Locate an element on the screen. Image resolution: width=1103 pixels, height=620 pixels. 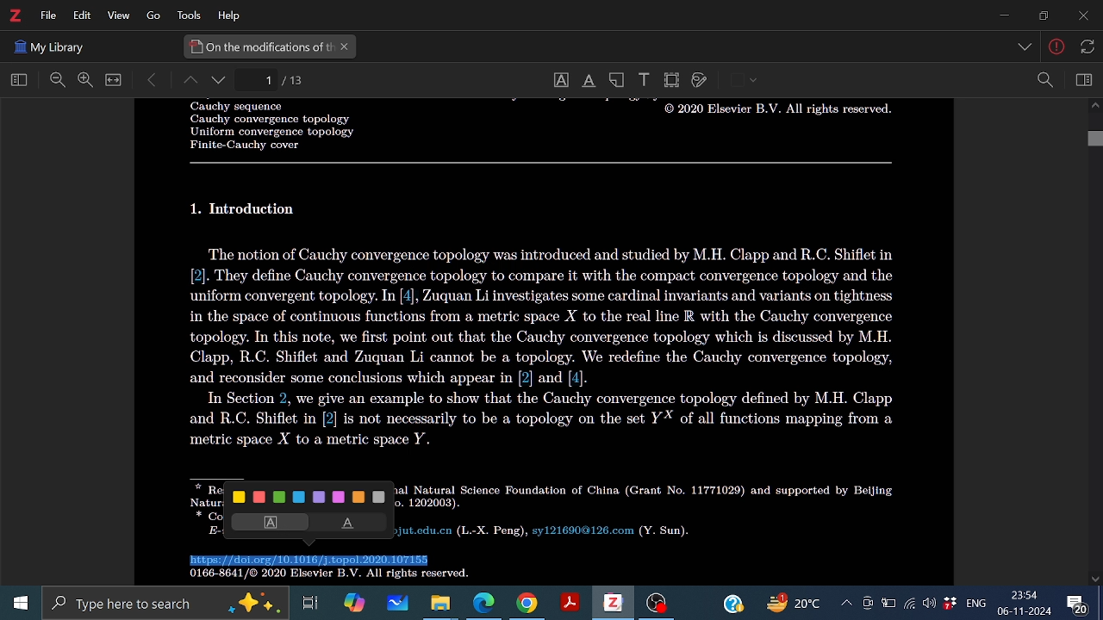
Restore down is located at coordinates (1041, 15).